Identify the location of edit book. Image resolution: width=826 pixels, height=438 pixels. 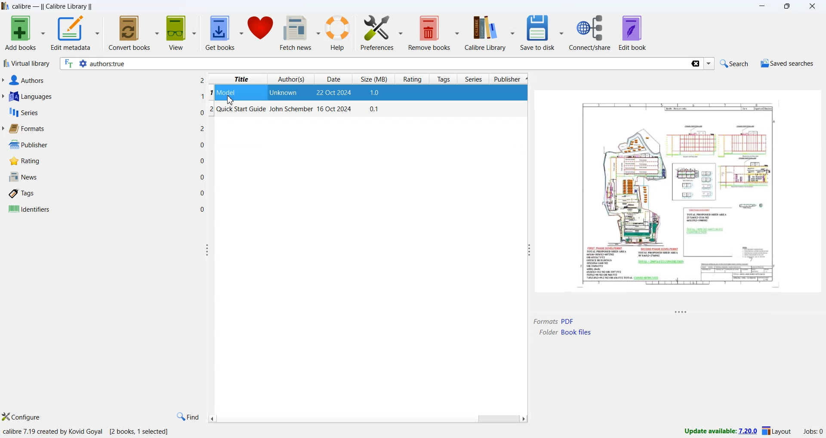
(633, 33).